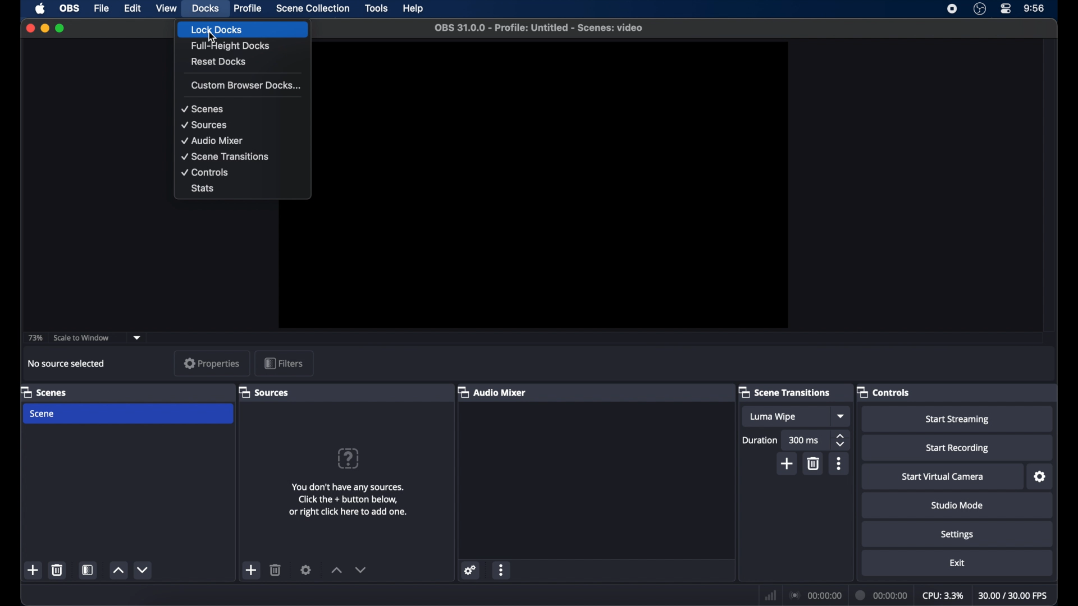  I want to click on delete, so click(814, 464).